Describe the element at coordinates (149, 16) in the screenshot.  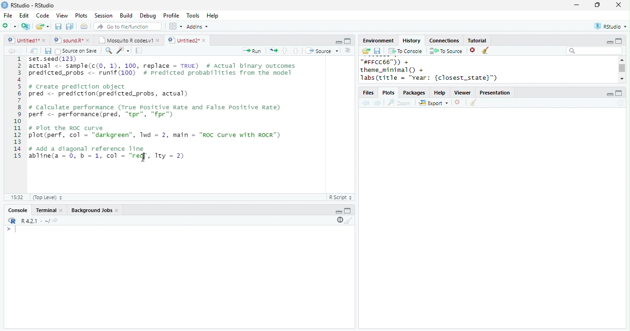
I see `Debug` at that location.